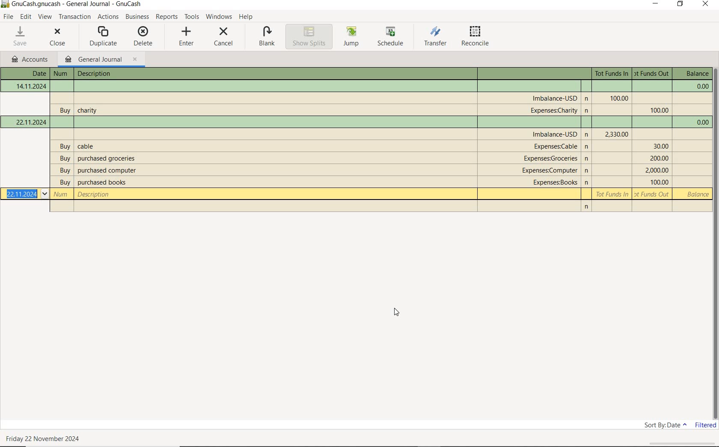  Describe the element at coordinates (76, 17) in the screenshot. I see `transactions` at that location.